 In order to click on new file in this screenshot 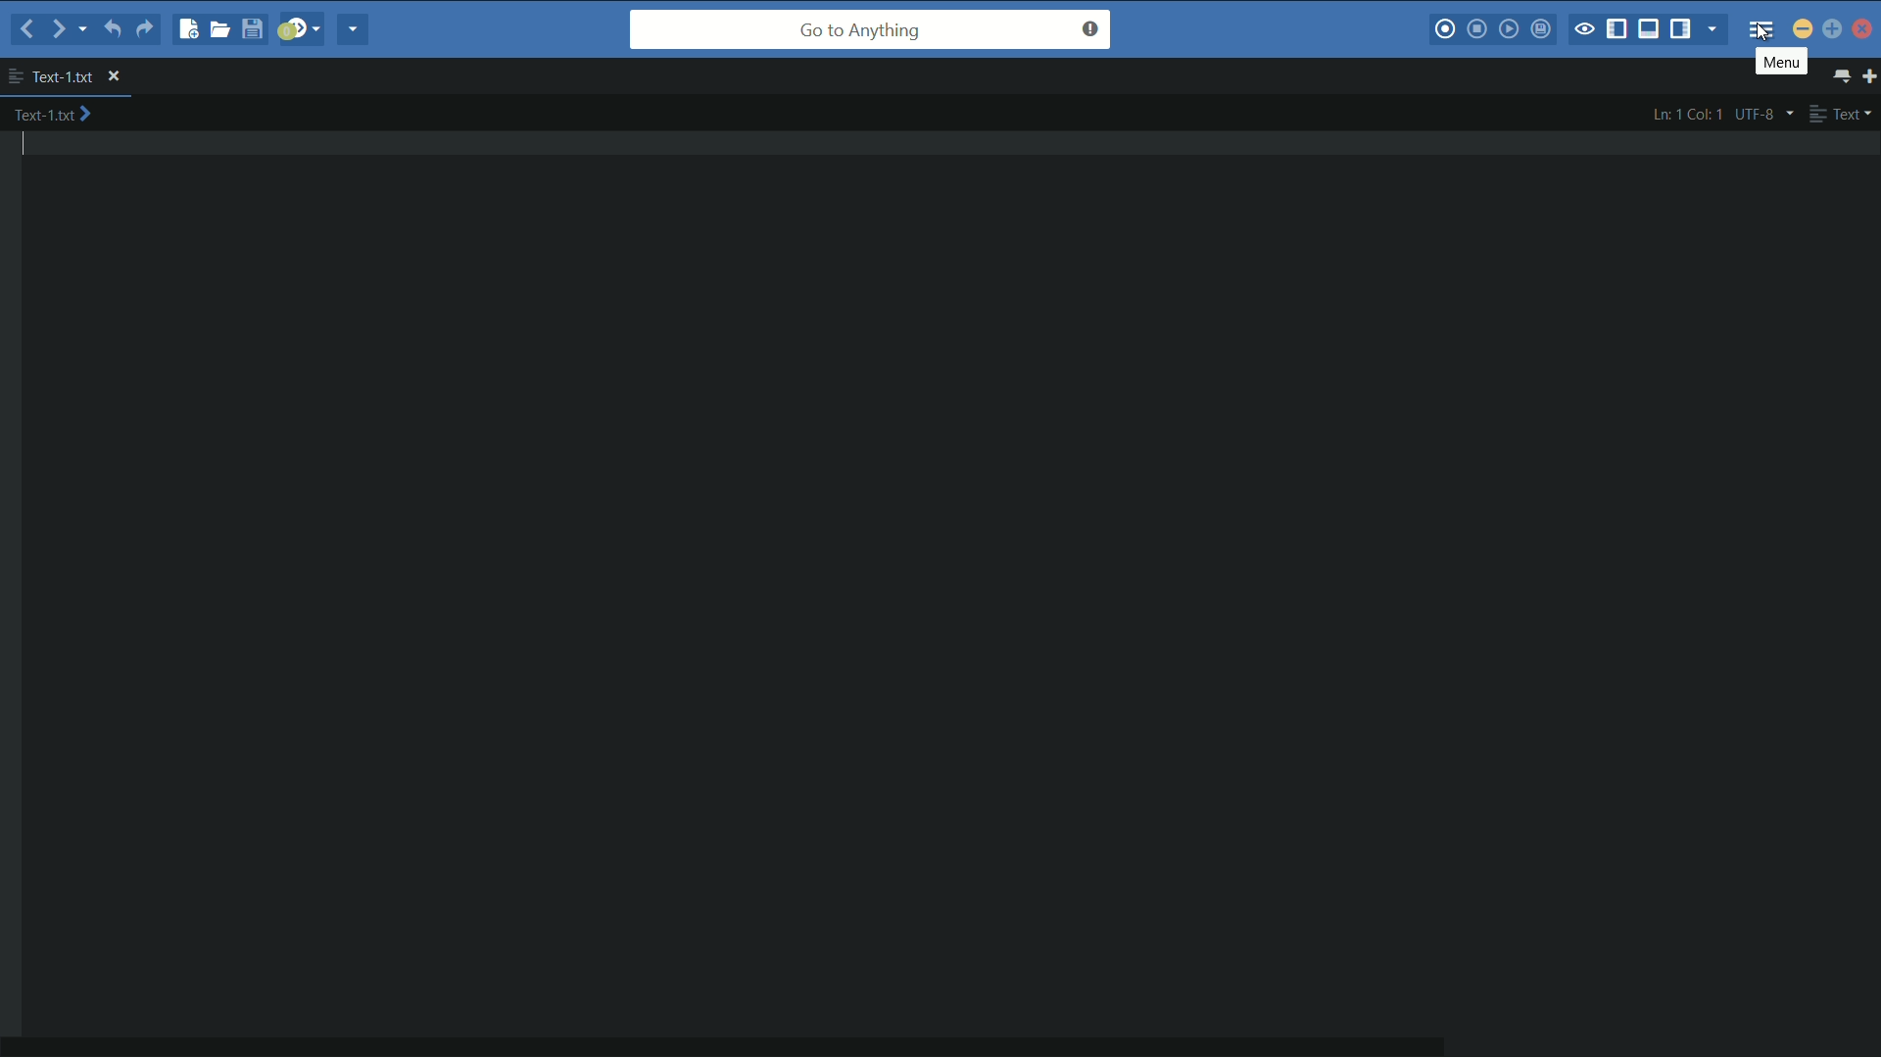, I will do `click(184, 30)`.